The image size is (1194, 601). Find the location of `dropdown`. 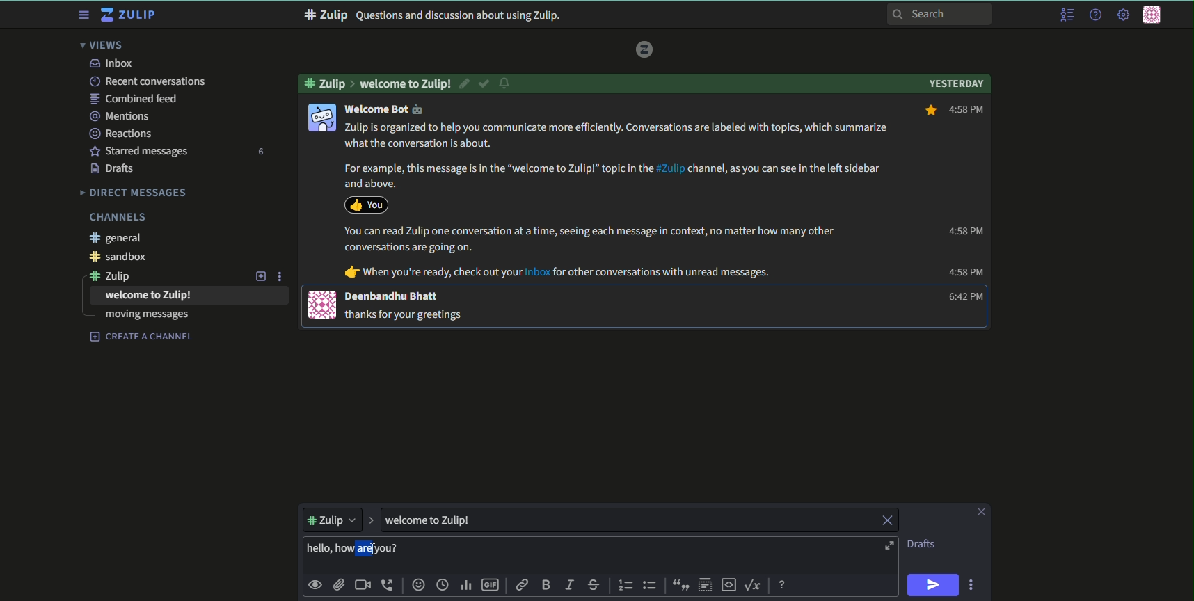

dropdown is located at coordinates (331, 518).